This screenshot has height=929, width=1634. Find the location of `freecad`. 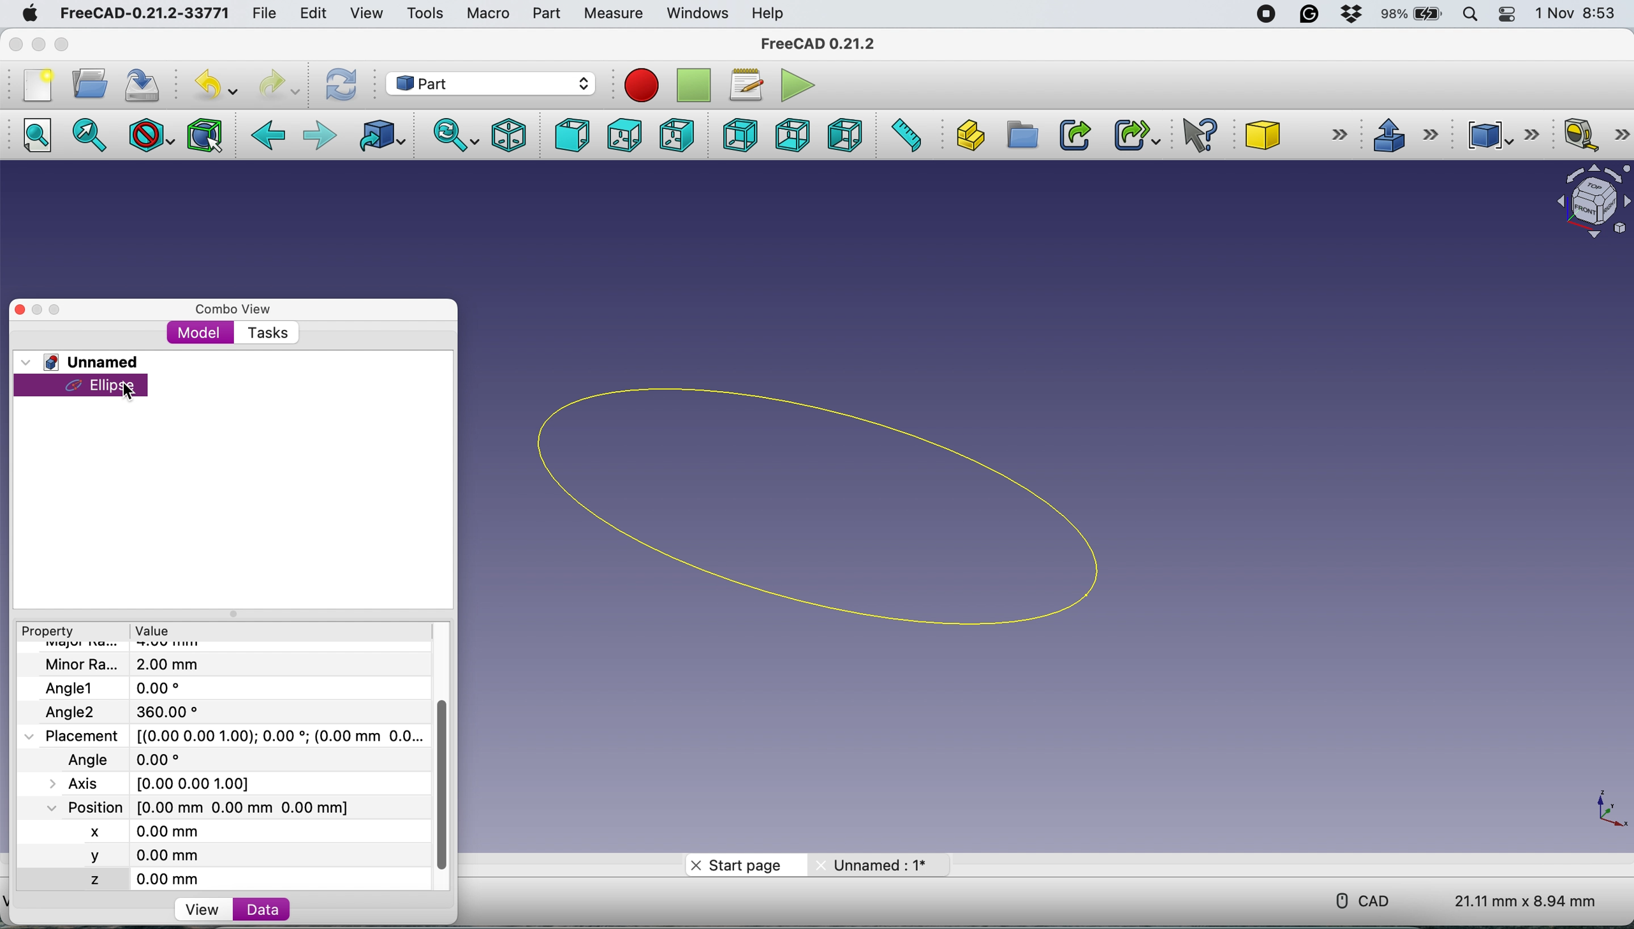

freecad is located at coordinates (142, 14).